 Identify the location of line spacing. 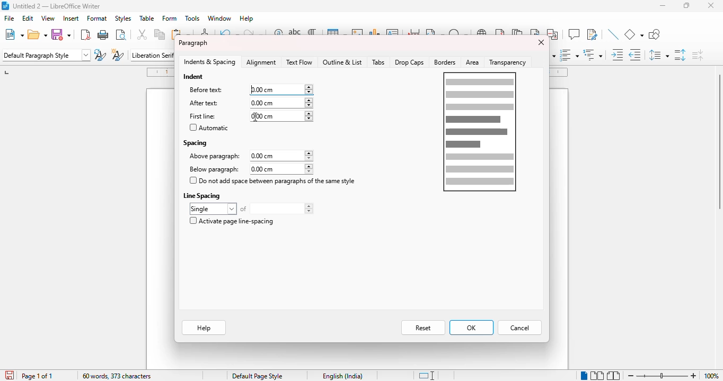
(203, 195).